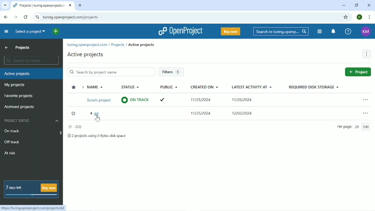  Describe the element at coordinates (30, 32) in the screenshot. I see `Select a project` at that location.